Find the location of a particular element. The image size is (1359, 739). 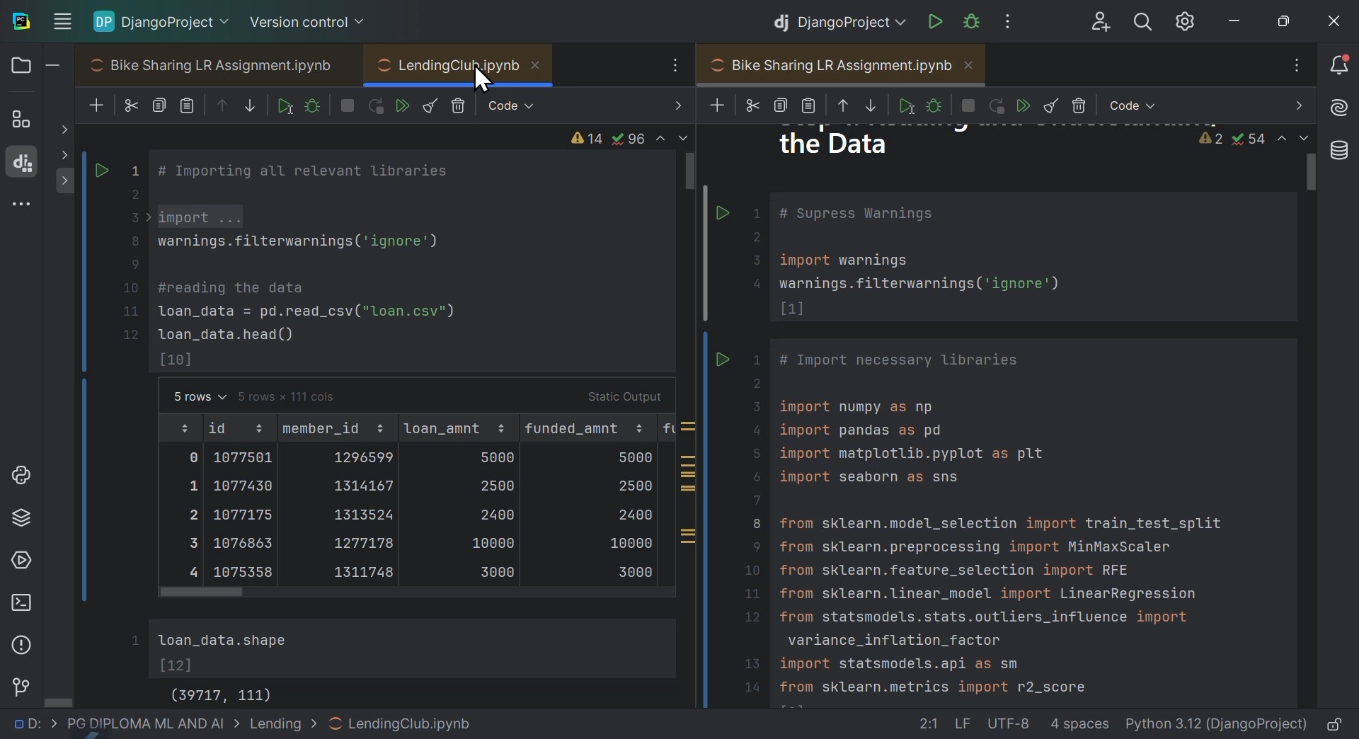

 is located at coordinates (779, 103).